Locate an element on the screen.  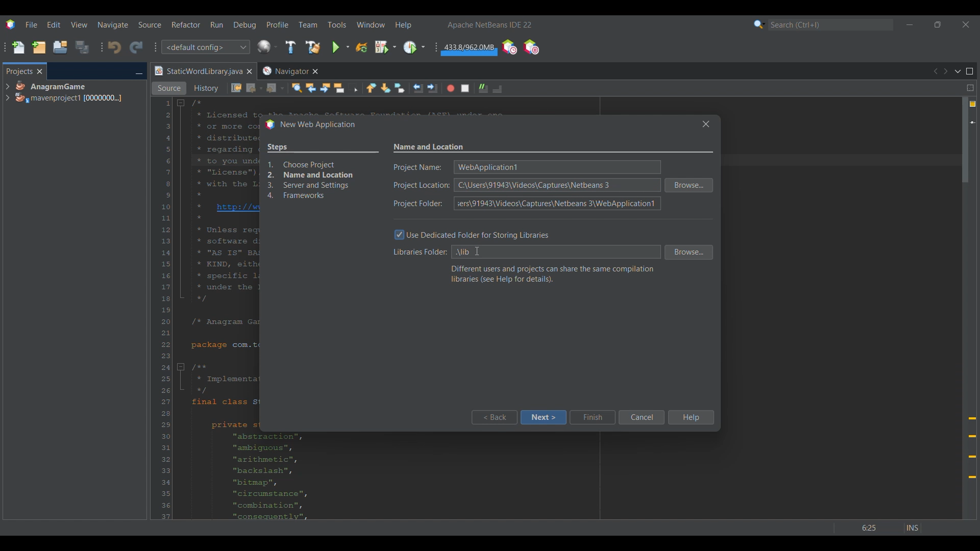
Close tab is located at coordinates (40, 71).